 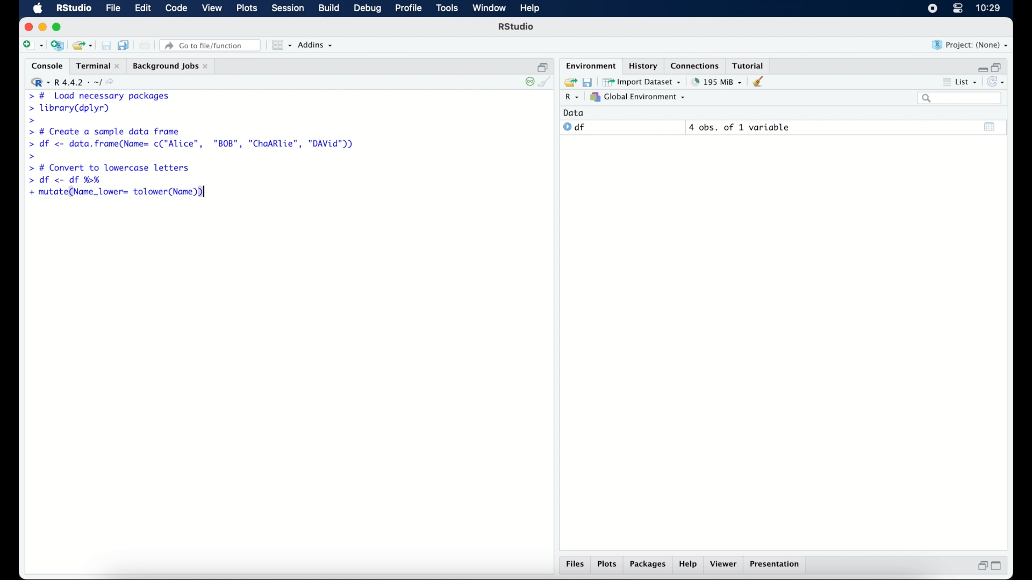 What do you see at coordinates (98, 95) in the screenshot?
I see `> # Load necessary packages|` at bounding box center [98, 95].